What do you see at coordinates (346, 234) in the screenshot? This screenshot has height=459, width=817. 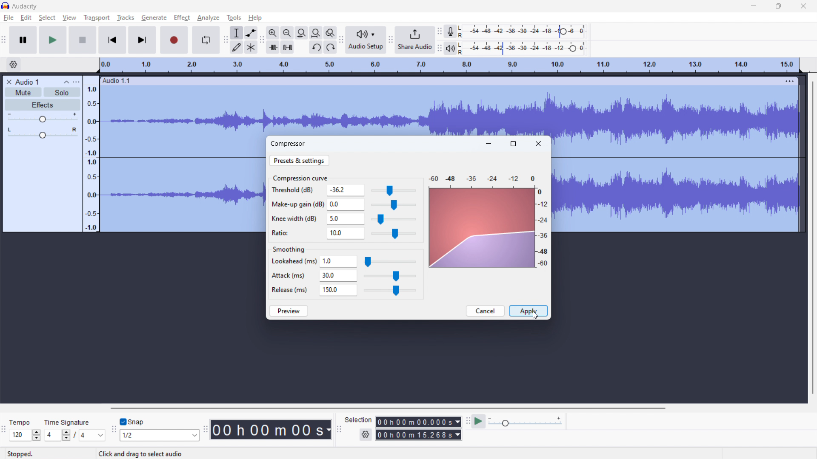 I see `10.0` at bounding box center [346, 234].